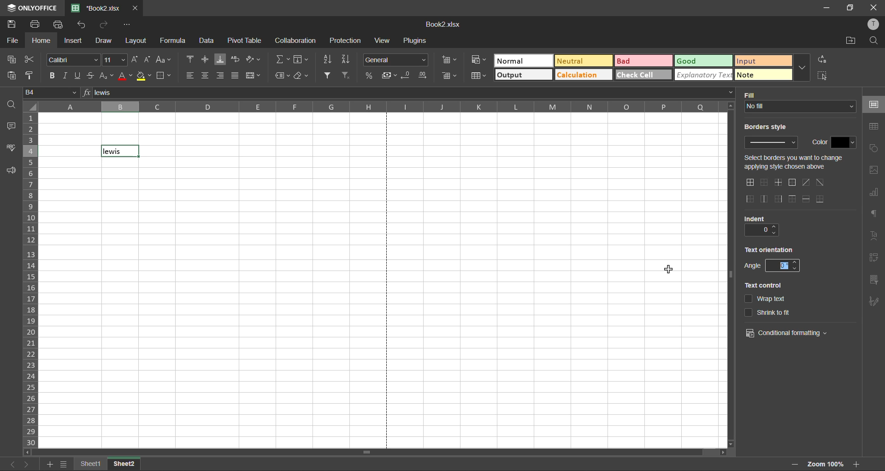 Image resolution: width=885 pixels, height=471 pixels. I want to click on collaboration, so click(295, 41).